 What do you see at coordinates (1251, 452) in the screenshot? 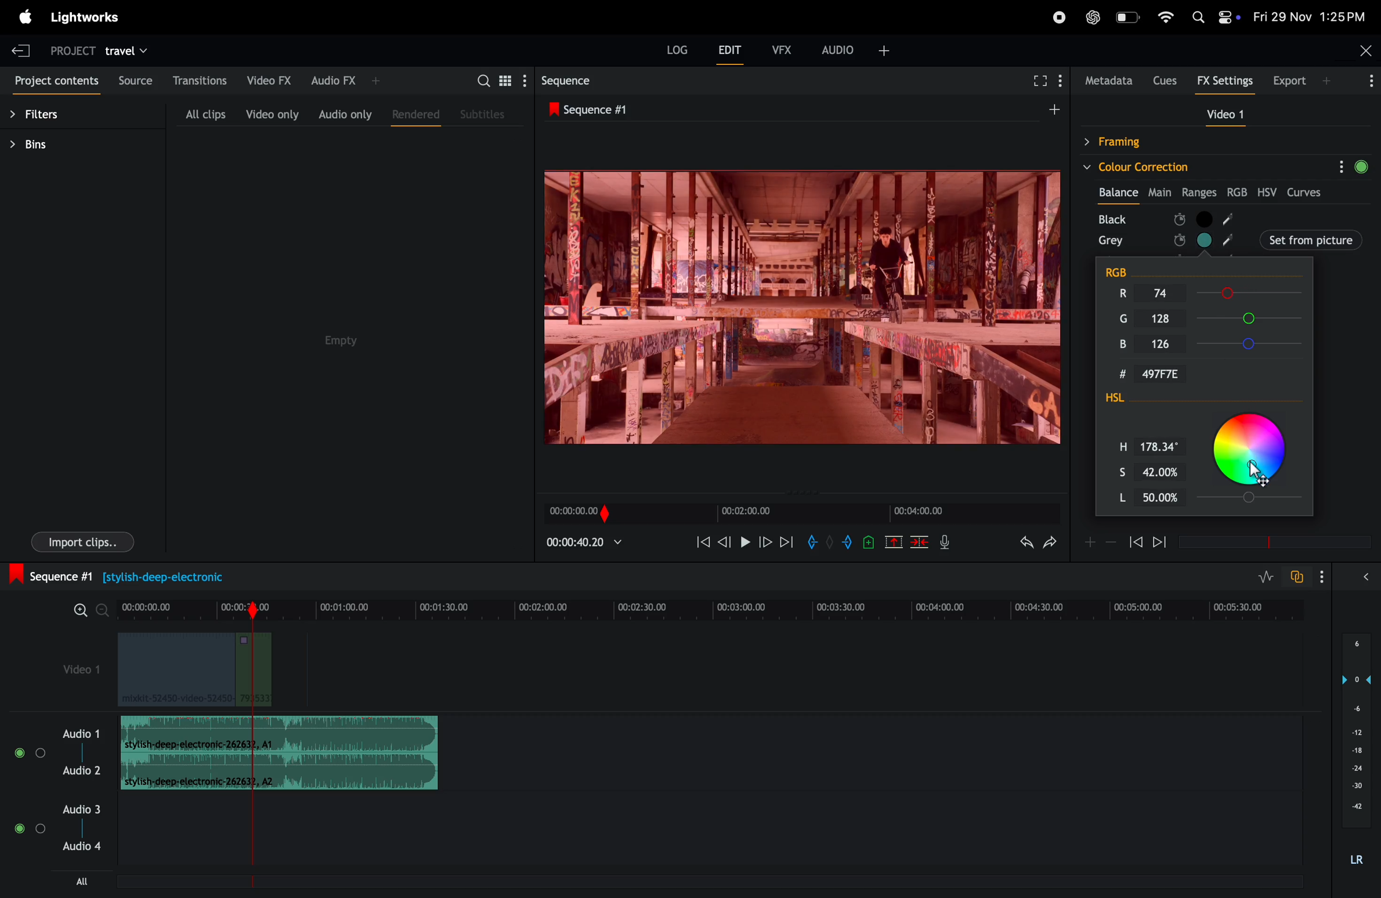
I see `Color Picker` at bounding box center [1251, 452].